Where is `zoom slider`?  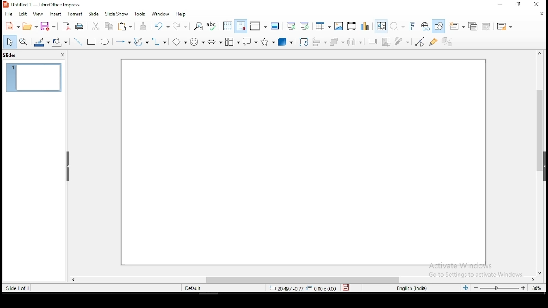 zoom slider is located at coordinates (500, 288).